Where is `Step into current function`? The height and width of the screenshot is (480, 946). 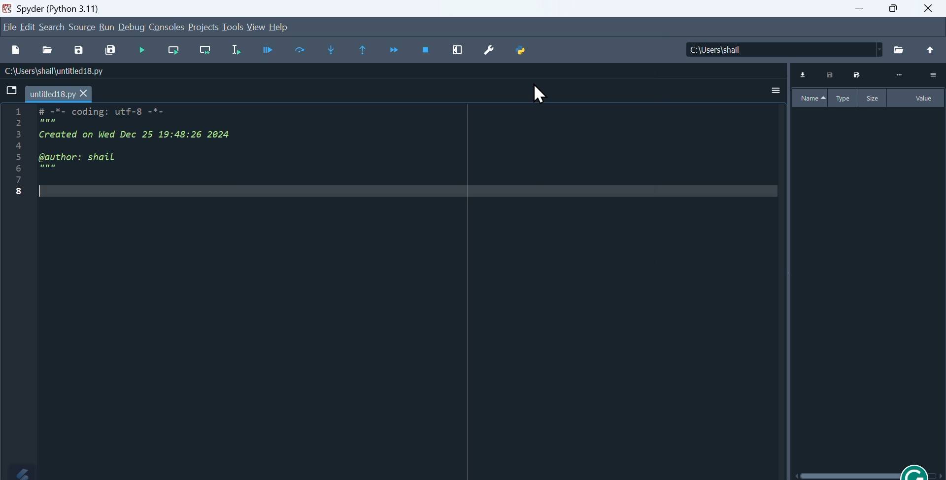 Step into current function is located at coordinates (330, 50).